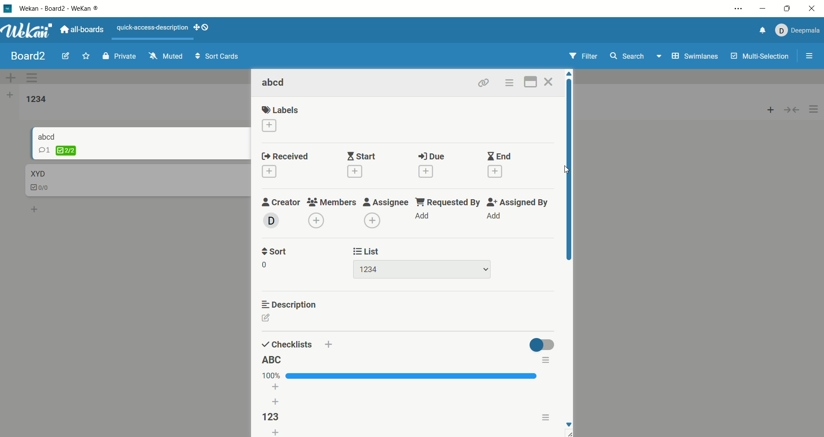 The image size is (824, 437). I want to click on board title, so click(29, 56).